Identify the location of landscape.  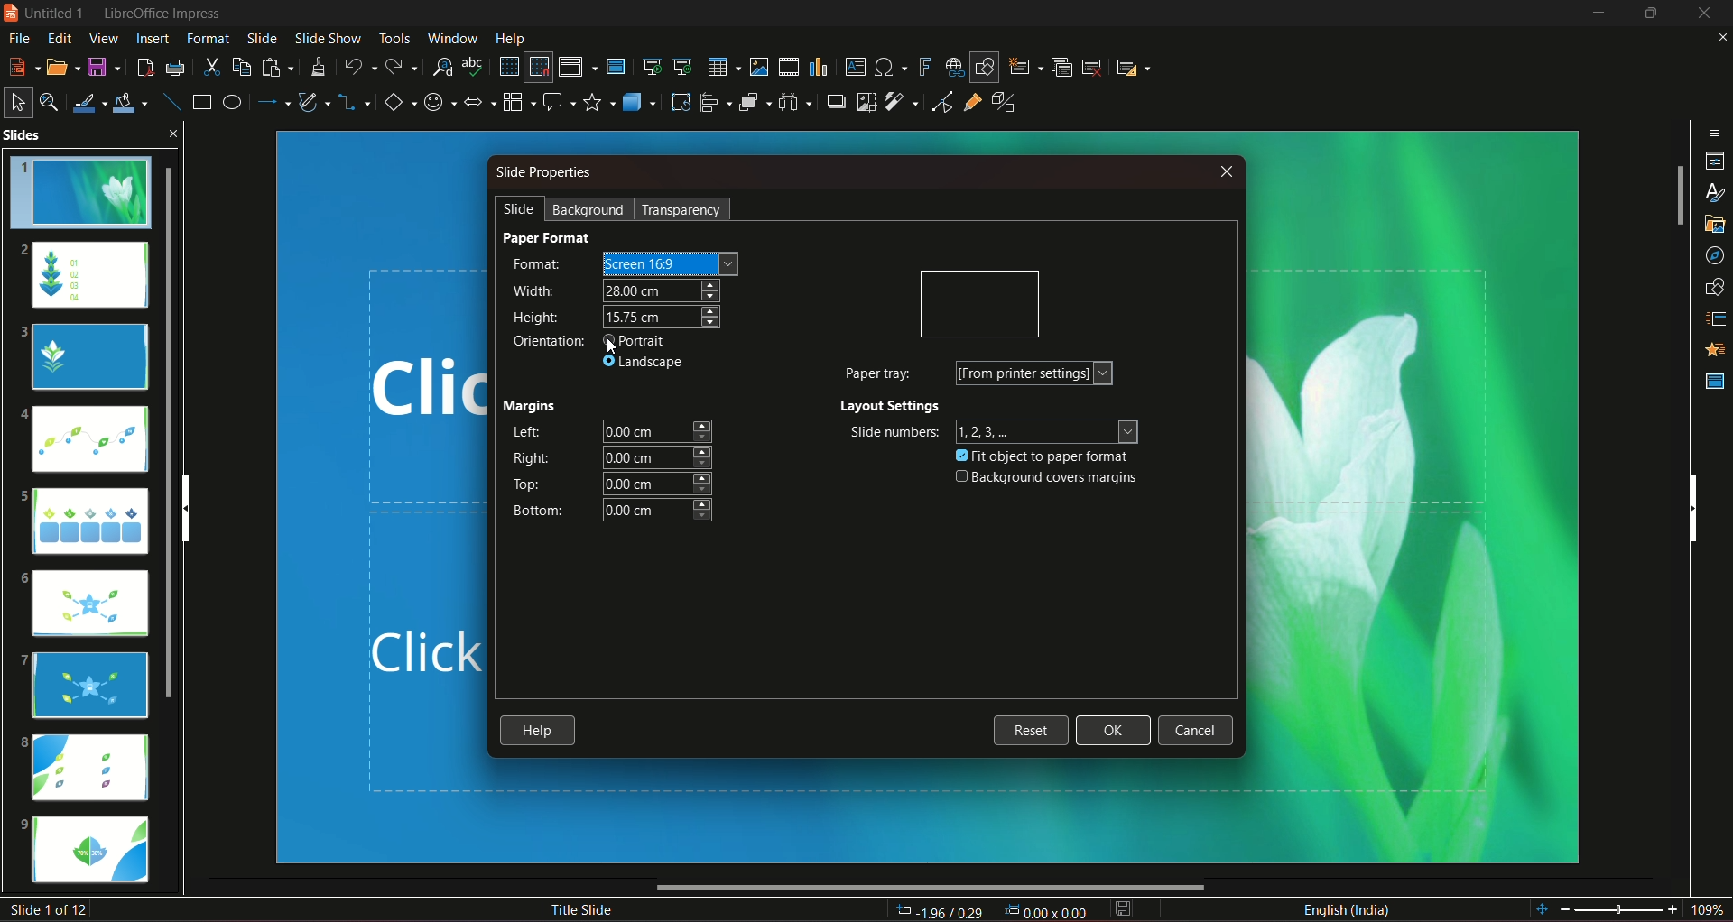
(645, 366).